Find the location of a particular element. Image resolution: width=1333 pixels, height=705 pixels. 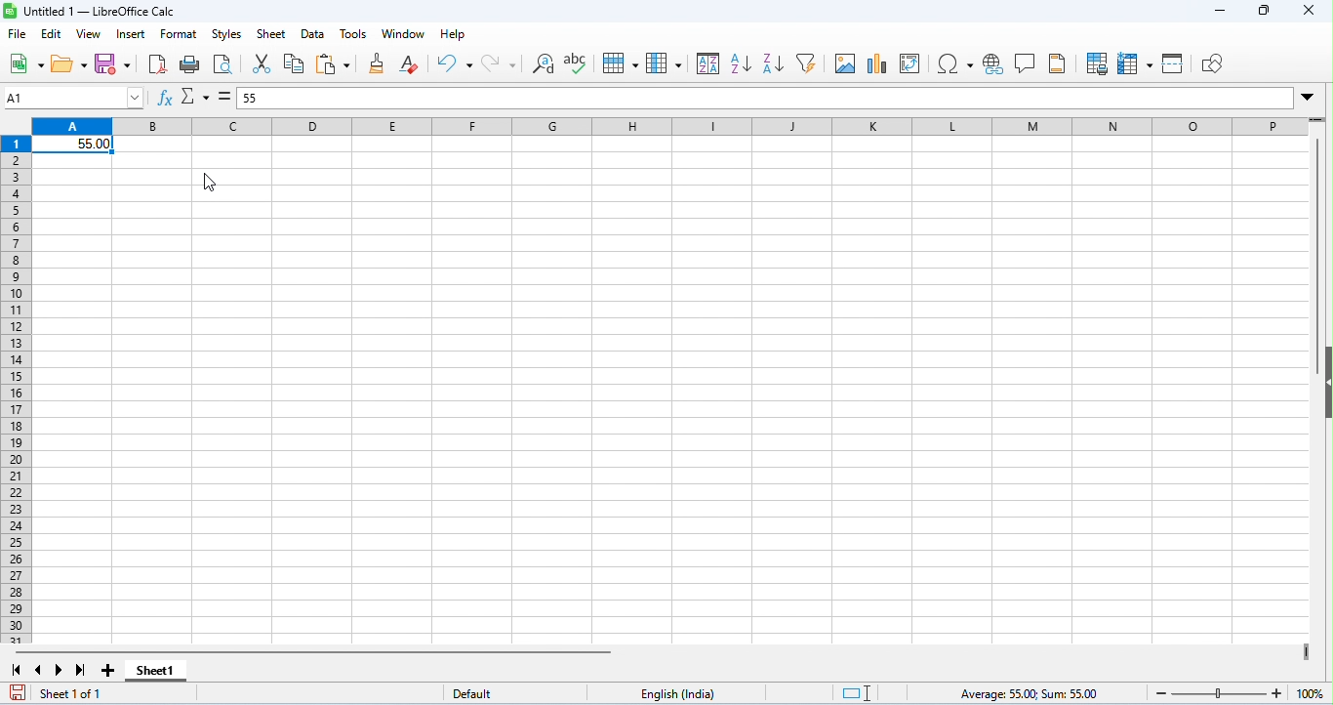

pivot table is located at coordinates (912, 64).